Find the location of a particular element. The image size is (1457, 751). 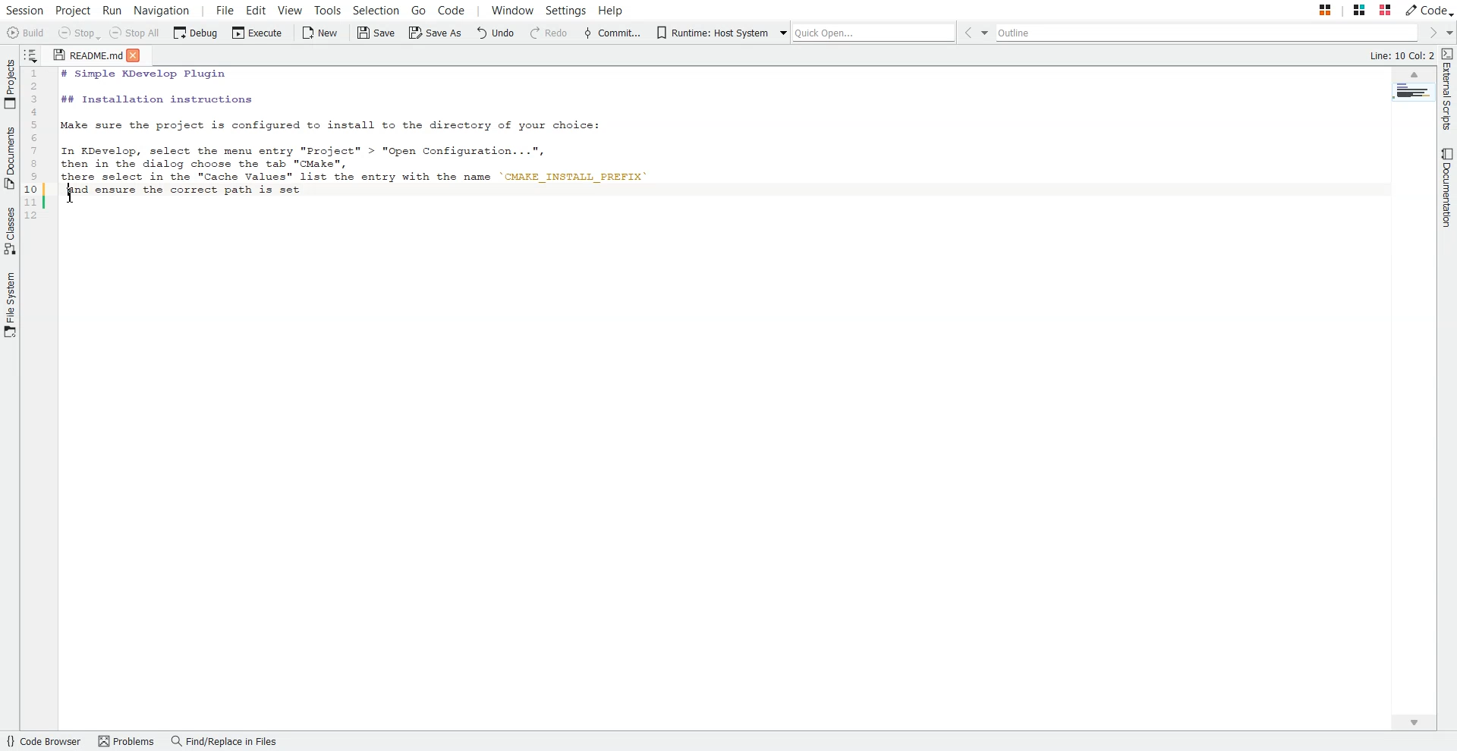

Outline is located at coordinates (1211, 33).